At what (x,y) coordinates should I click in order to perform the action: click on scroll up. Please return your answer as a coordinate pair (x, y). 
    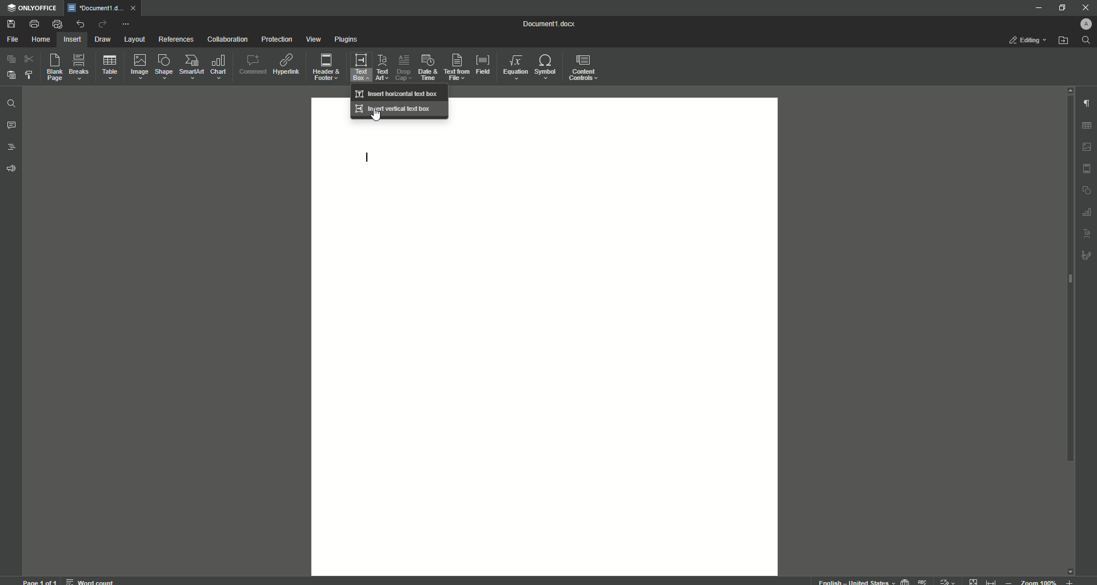
    Looking at the image, I should click on (1067, 90).